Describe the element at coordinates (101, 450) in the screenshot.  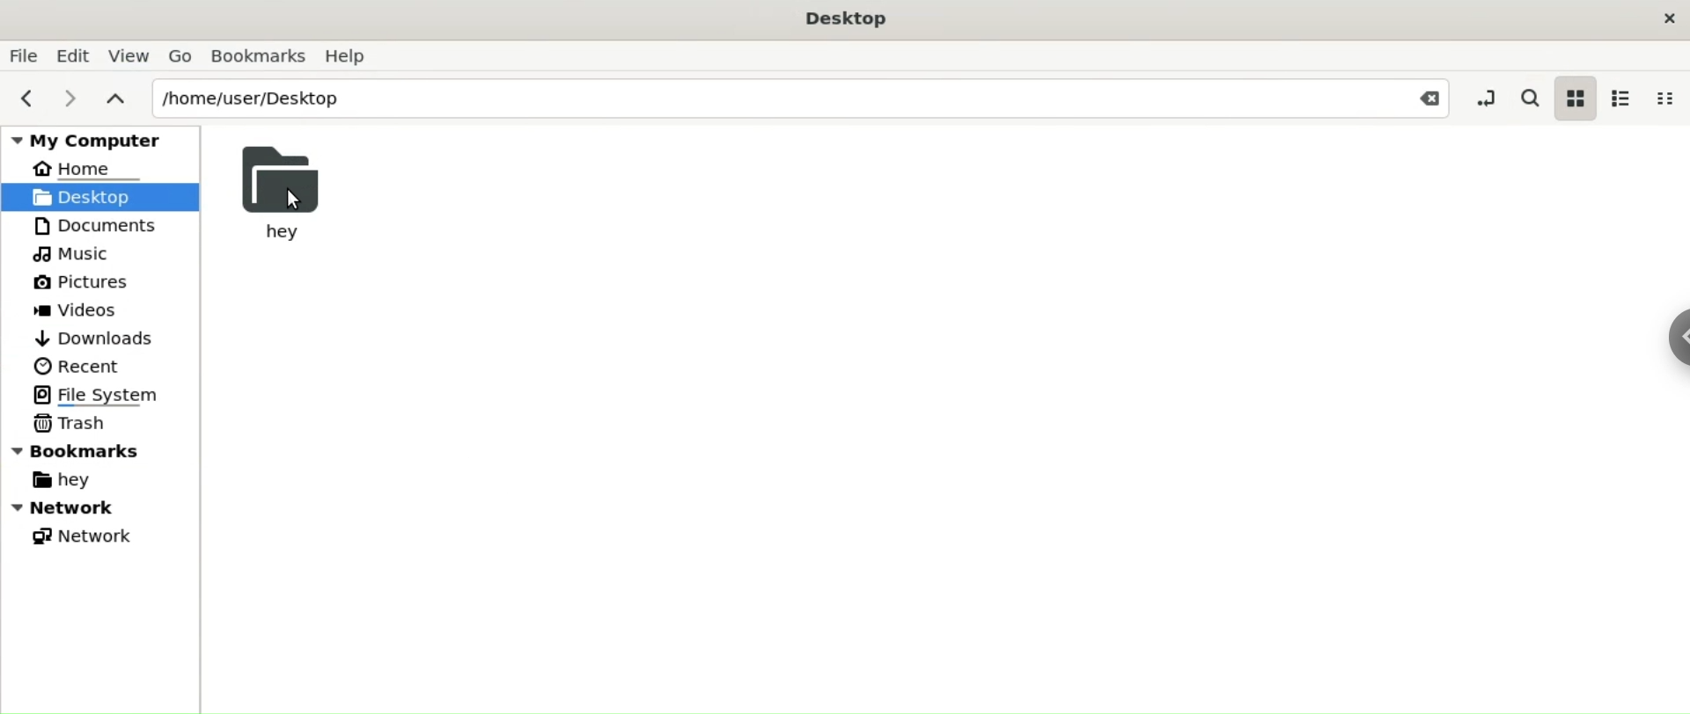
I see `Bookmarks` at that location.